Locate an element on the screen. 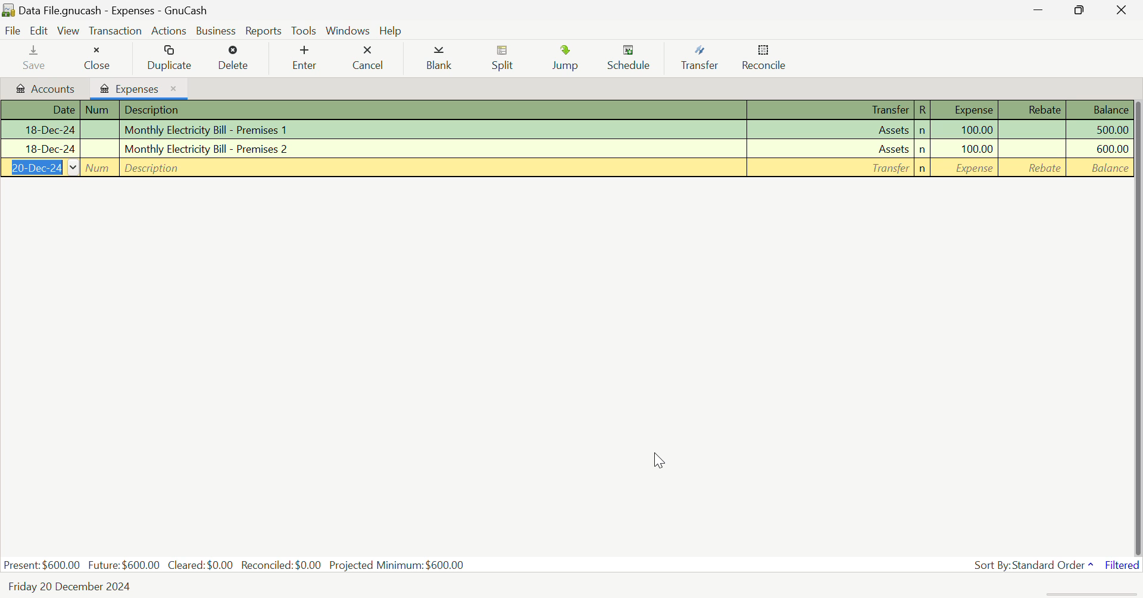 Image resolution: width=1143 pixels, height=598 pixels. Assets is located at coordinates (829, 167).